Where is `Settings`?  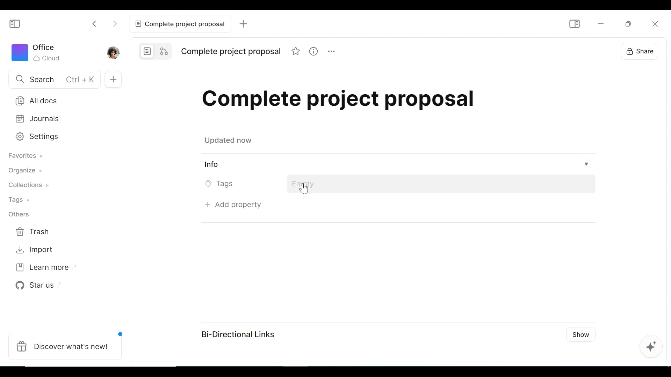 Settings is located at coordinates (59, 136).